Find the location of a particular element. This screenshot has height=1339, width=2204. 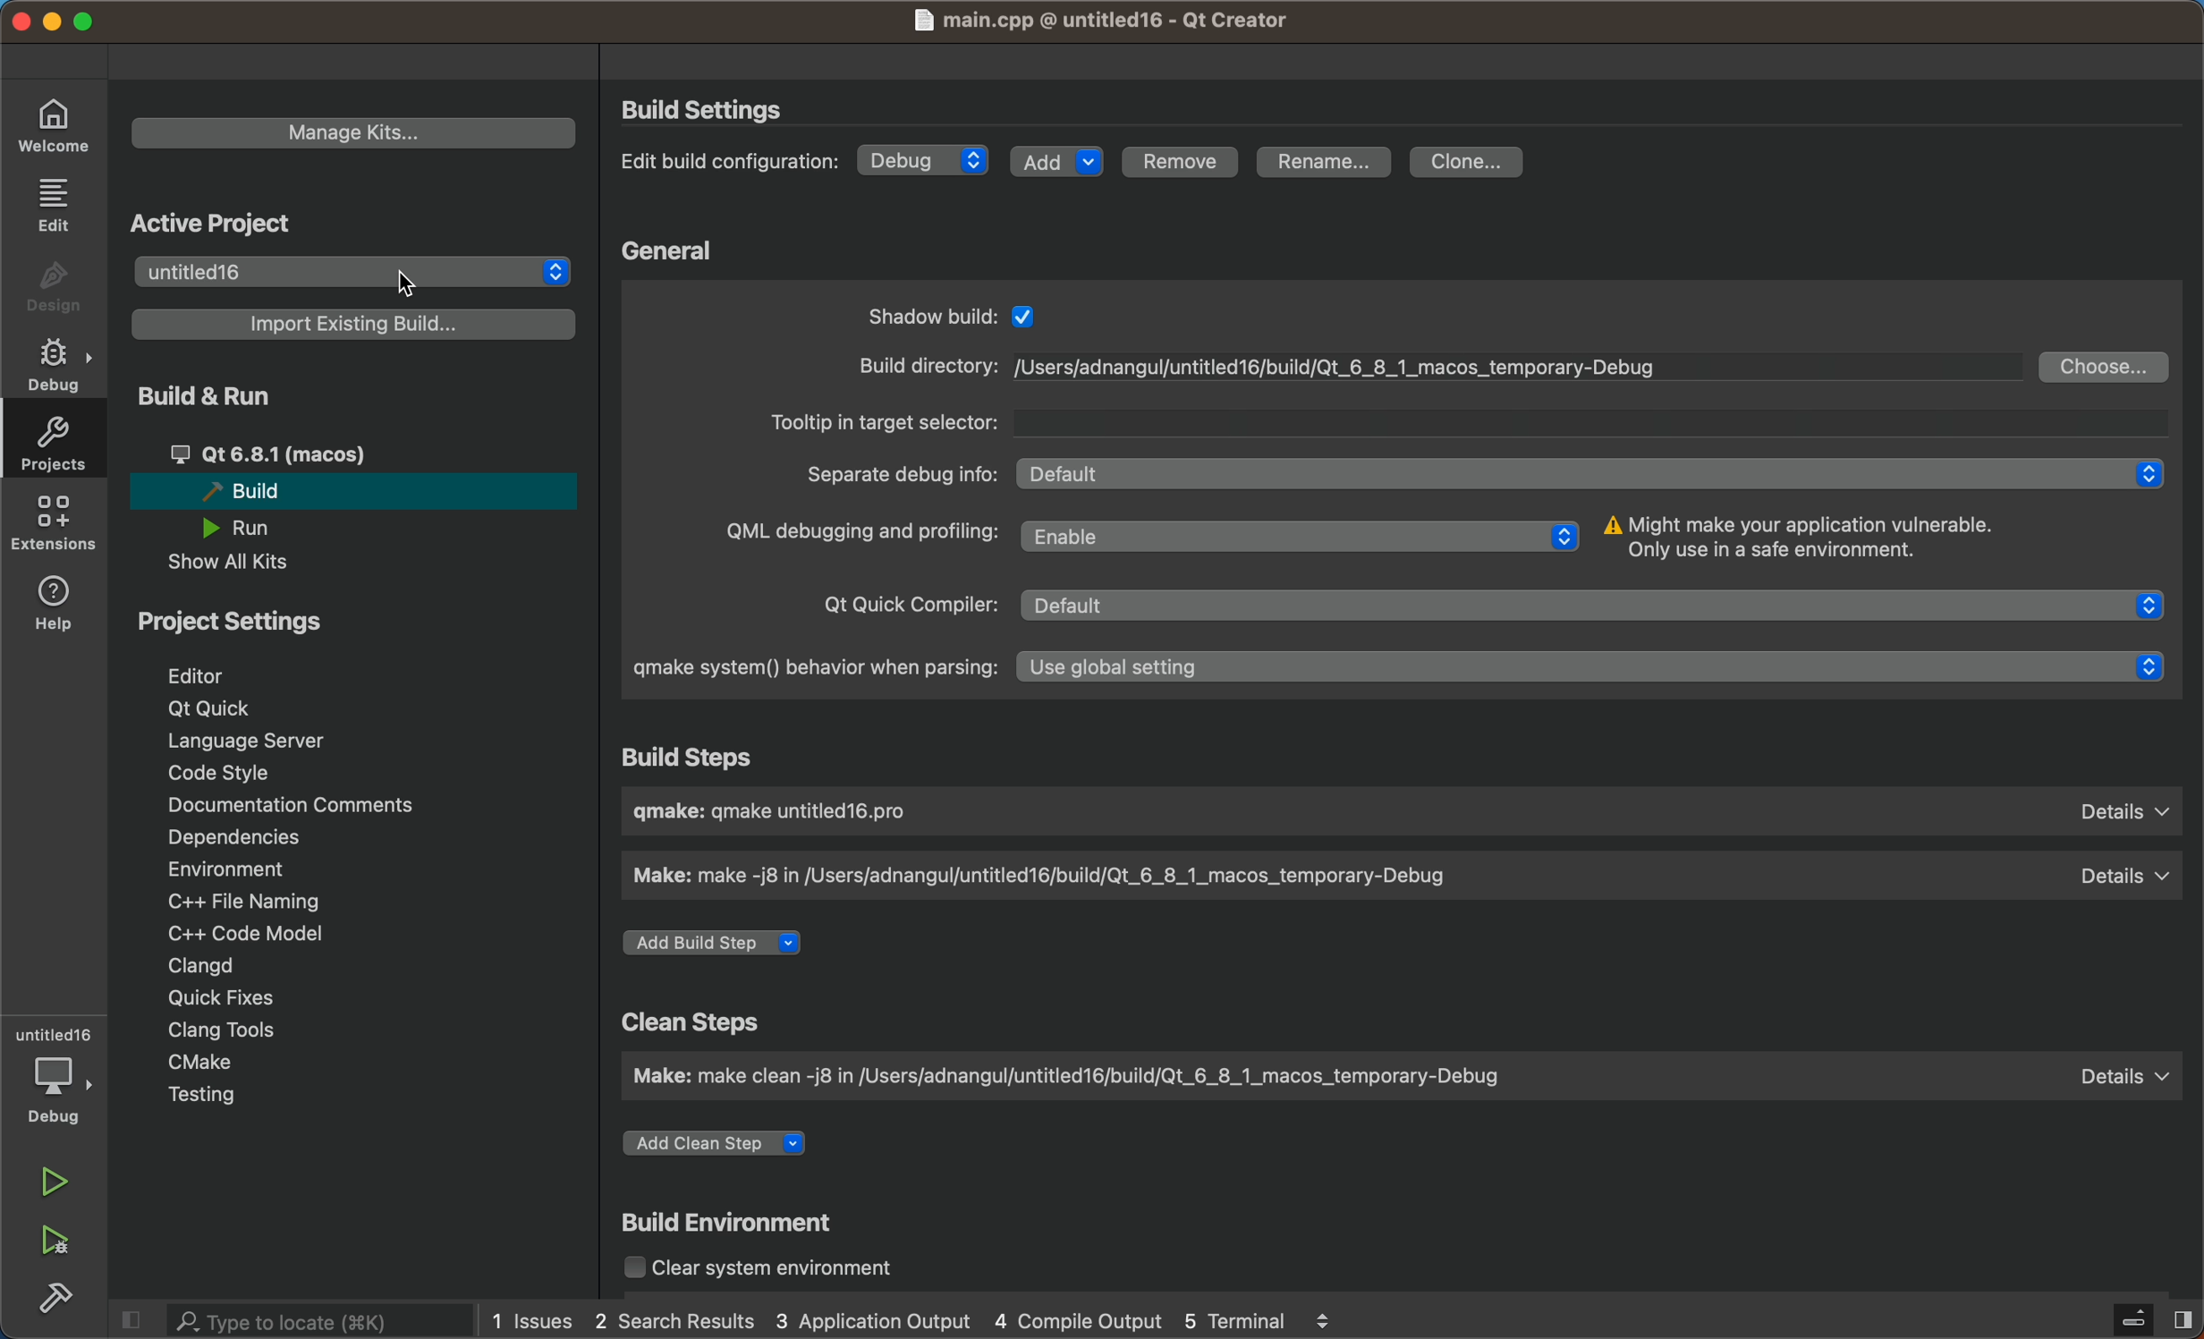

run and build is located at coordinates (354, 479).